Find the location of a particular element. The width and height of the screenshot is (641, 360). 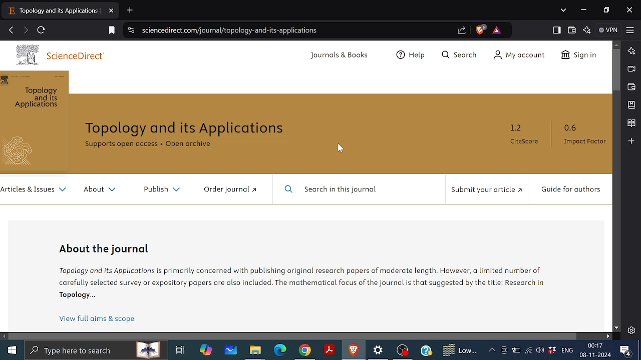

Meet now is located at coordinates (504, 349).